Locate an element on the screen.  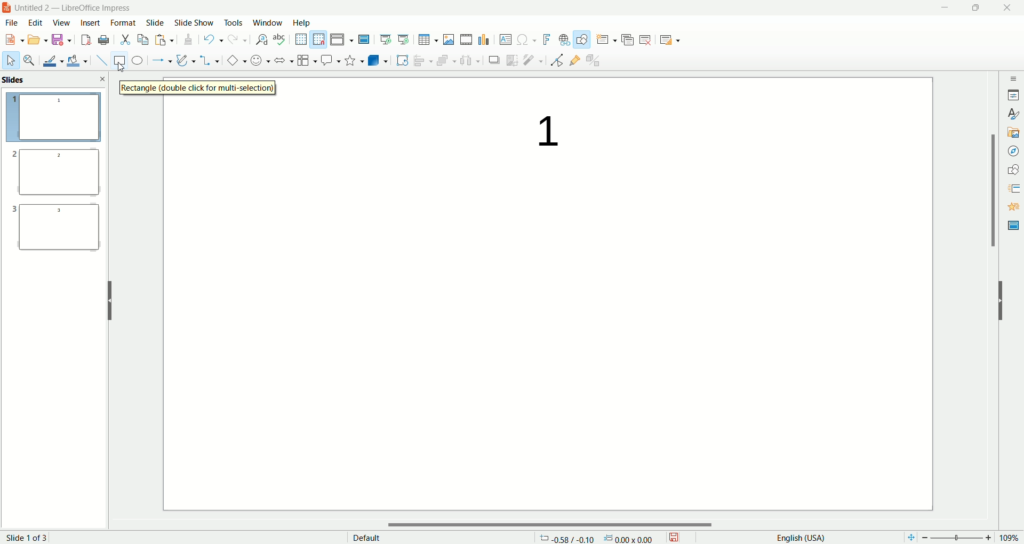
zoom factor is located at coordinates (962, 538).